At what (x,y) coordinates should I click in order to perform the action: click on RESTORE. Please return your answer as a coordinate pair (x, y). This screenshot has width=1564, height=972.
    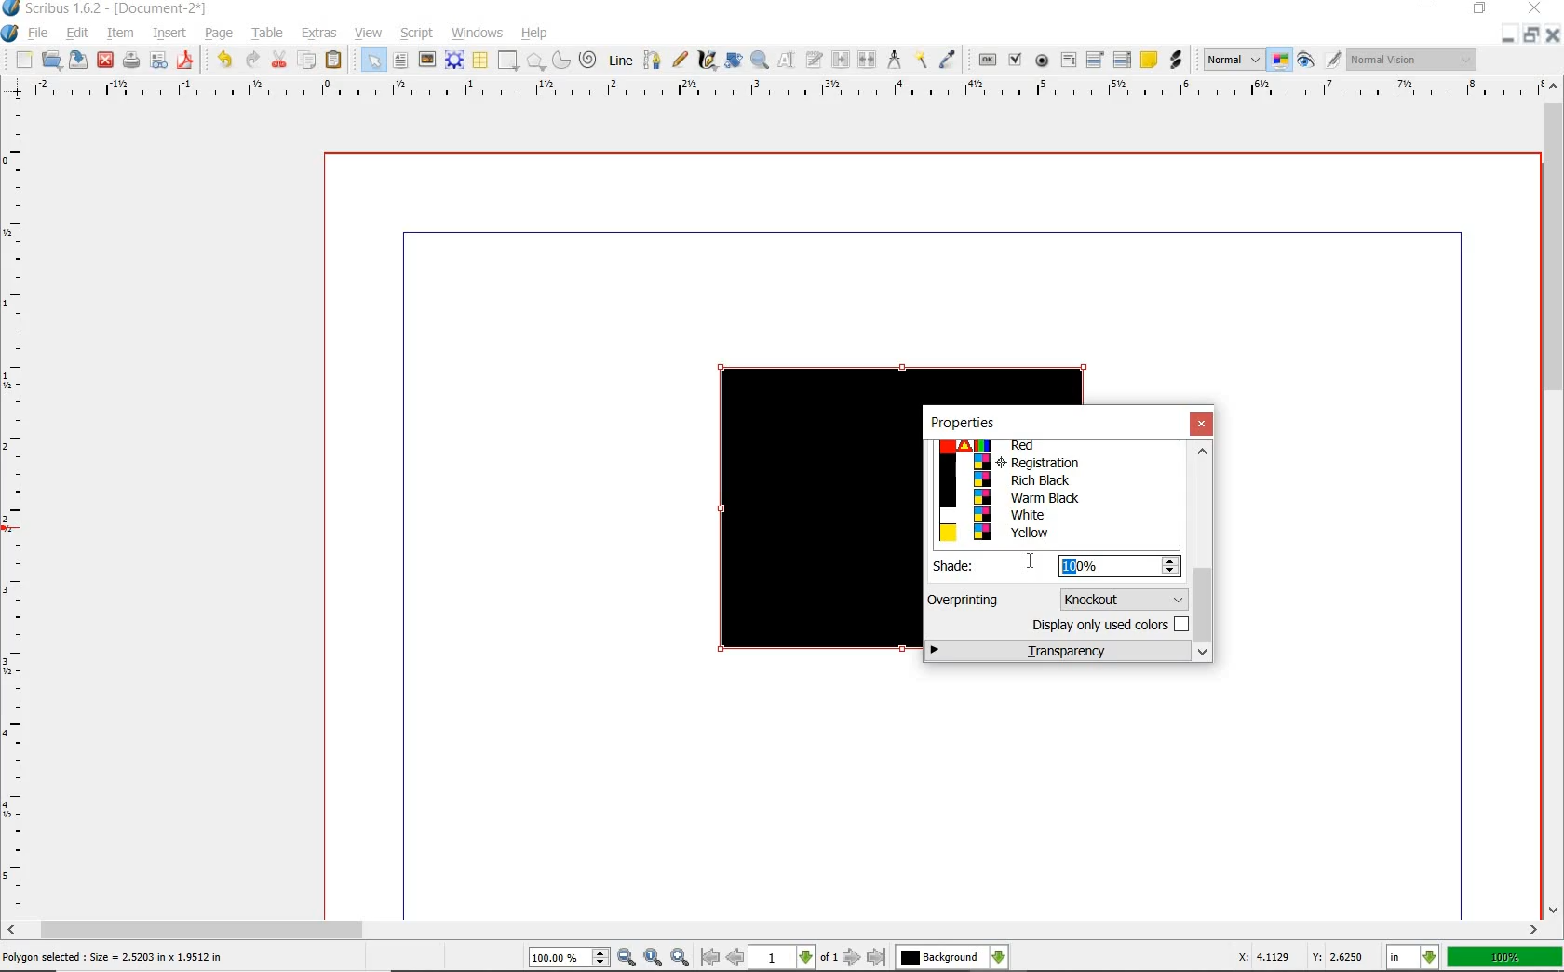
    Looking at the image, I should click on (1527, 38).